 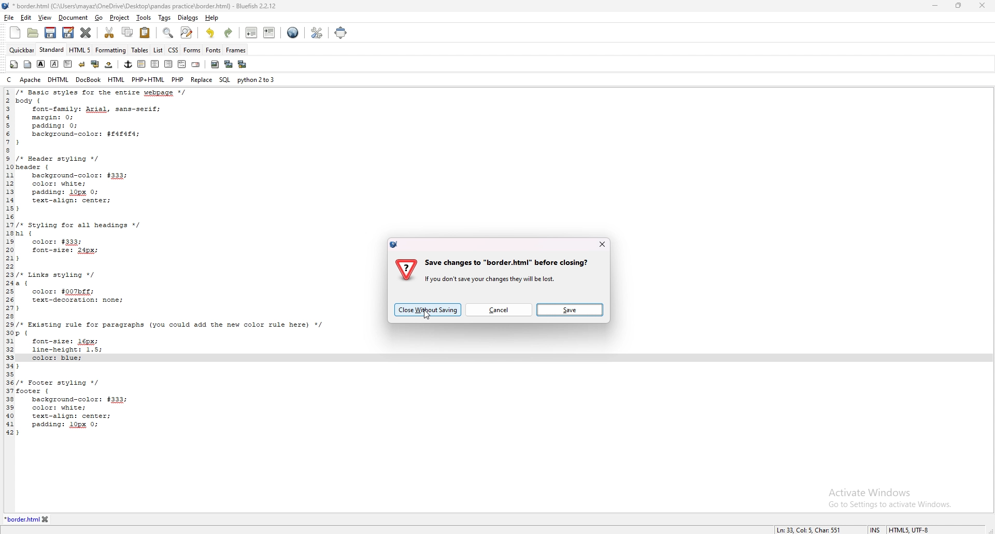 I want to click on web preview, so click(x=293, y=33).